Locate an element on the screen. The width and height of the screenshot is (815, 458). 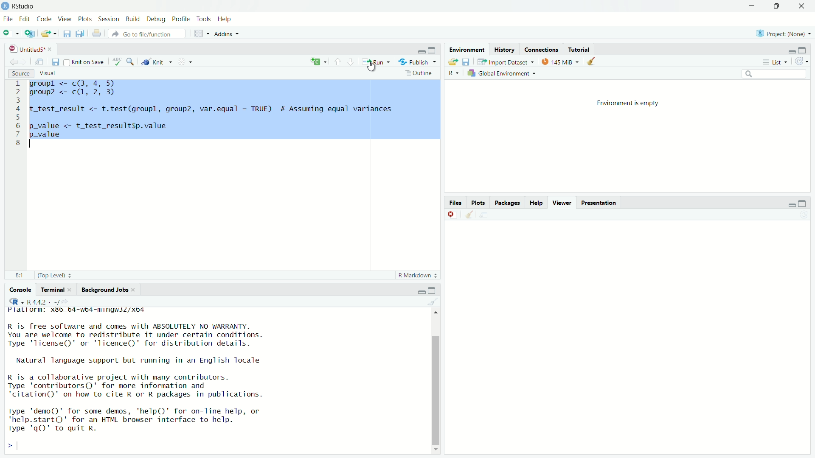
RB) Project: (None)  is located at coordinates (780, 33).